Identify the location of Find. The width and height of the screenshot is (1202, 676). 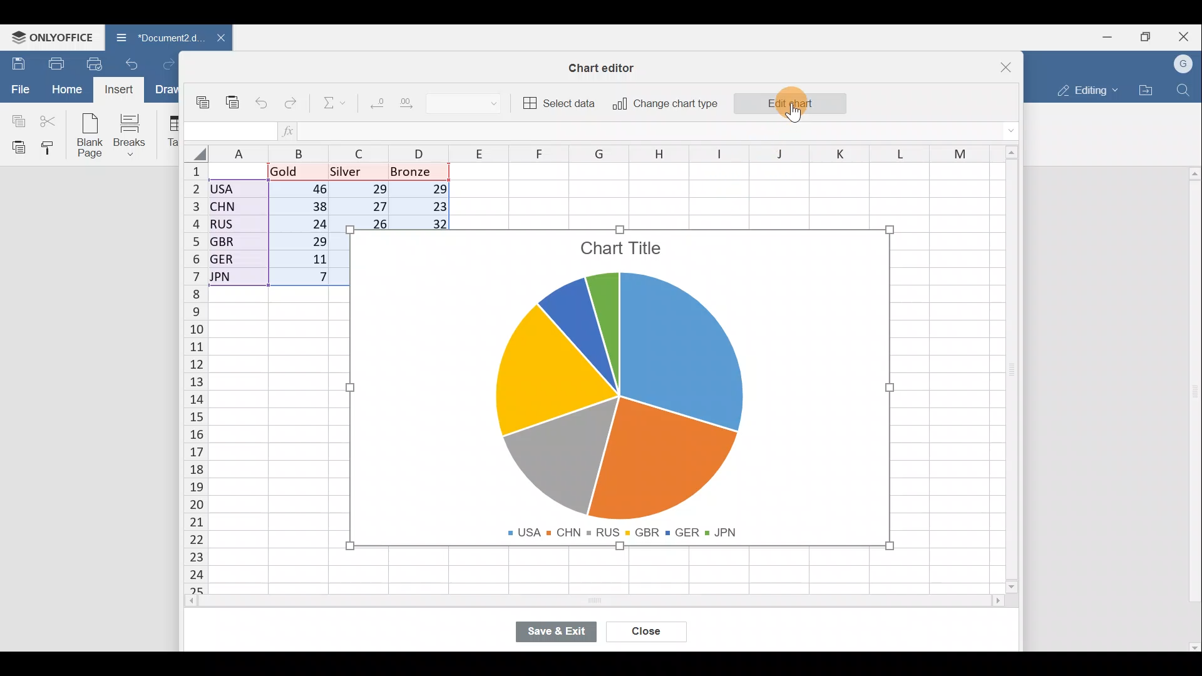
(1186, 88).